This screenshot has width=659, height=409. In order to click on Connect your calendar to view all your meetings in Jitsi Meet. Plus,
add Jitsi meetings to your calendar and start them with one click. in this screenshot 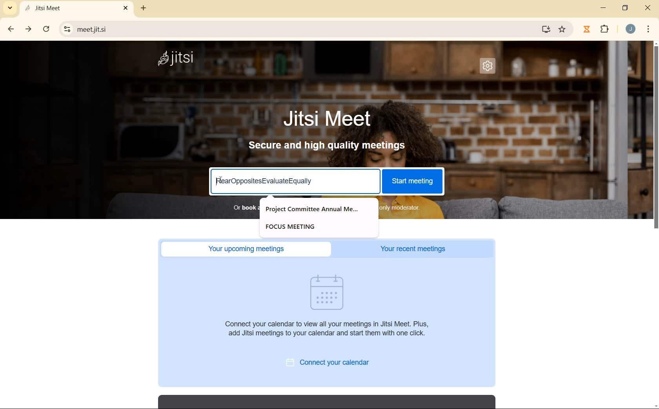, I will do `click(331, 332)`.